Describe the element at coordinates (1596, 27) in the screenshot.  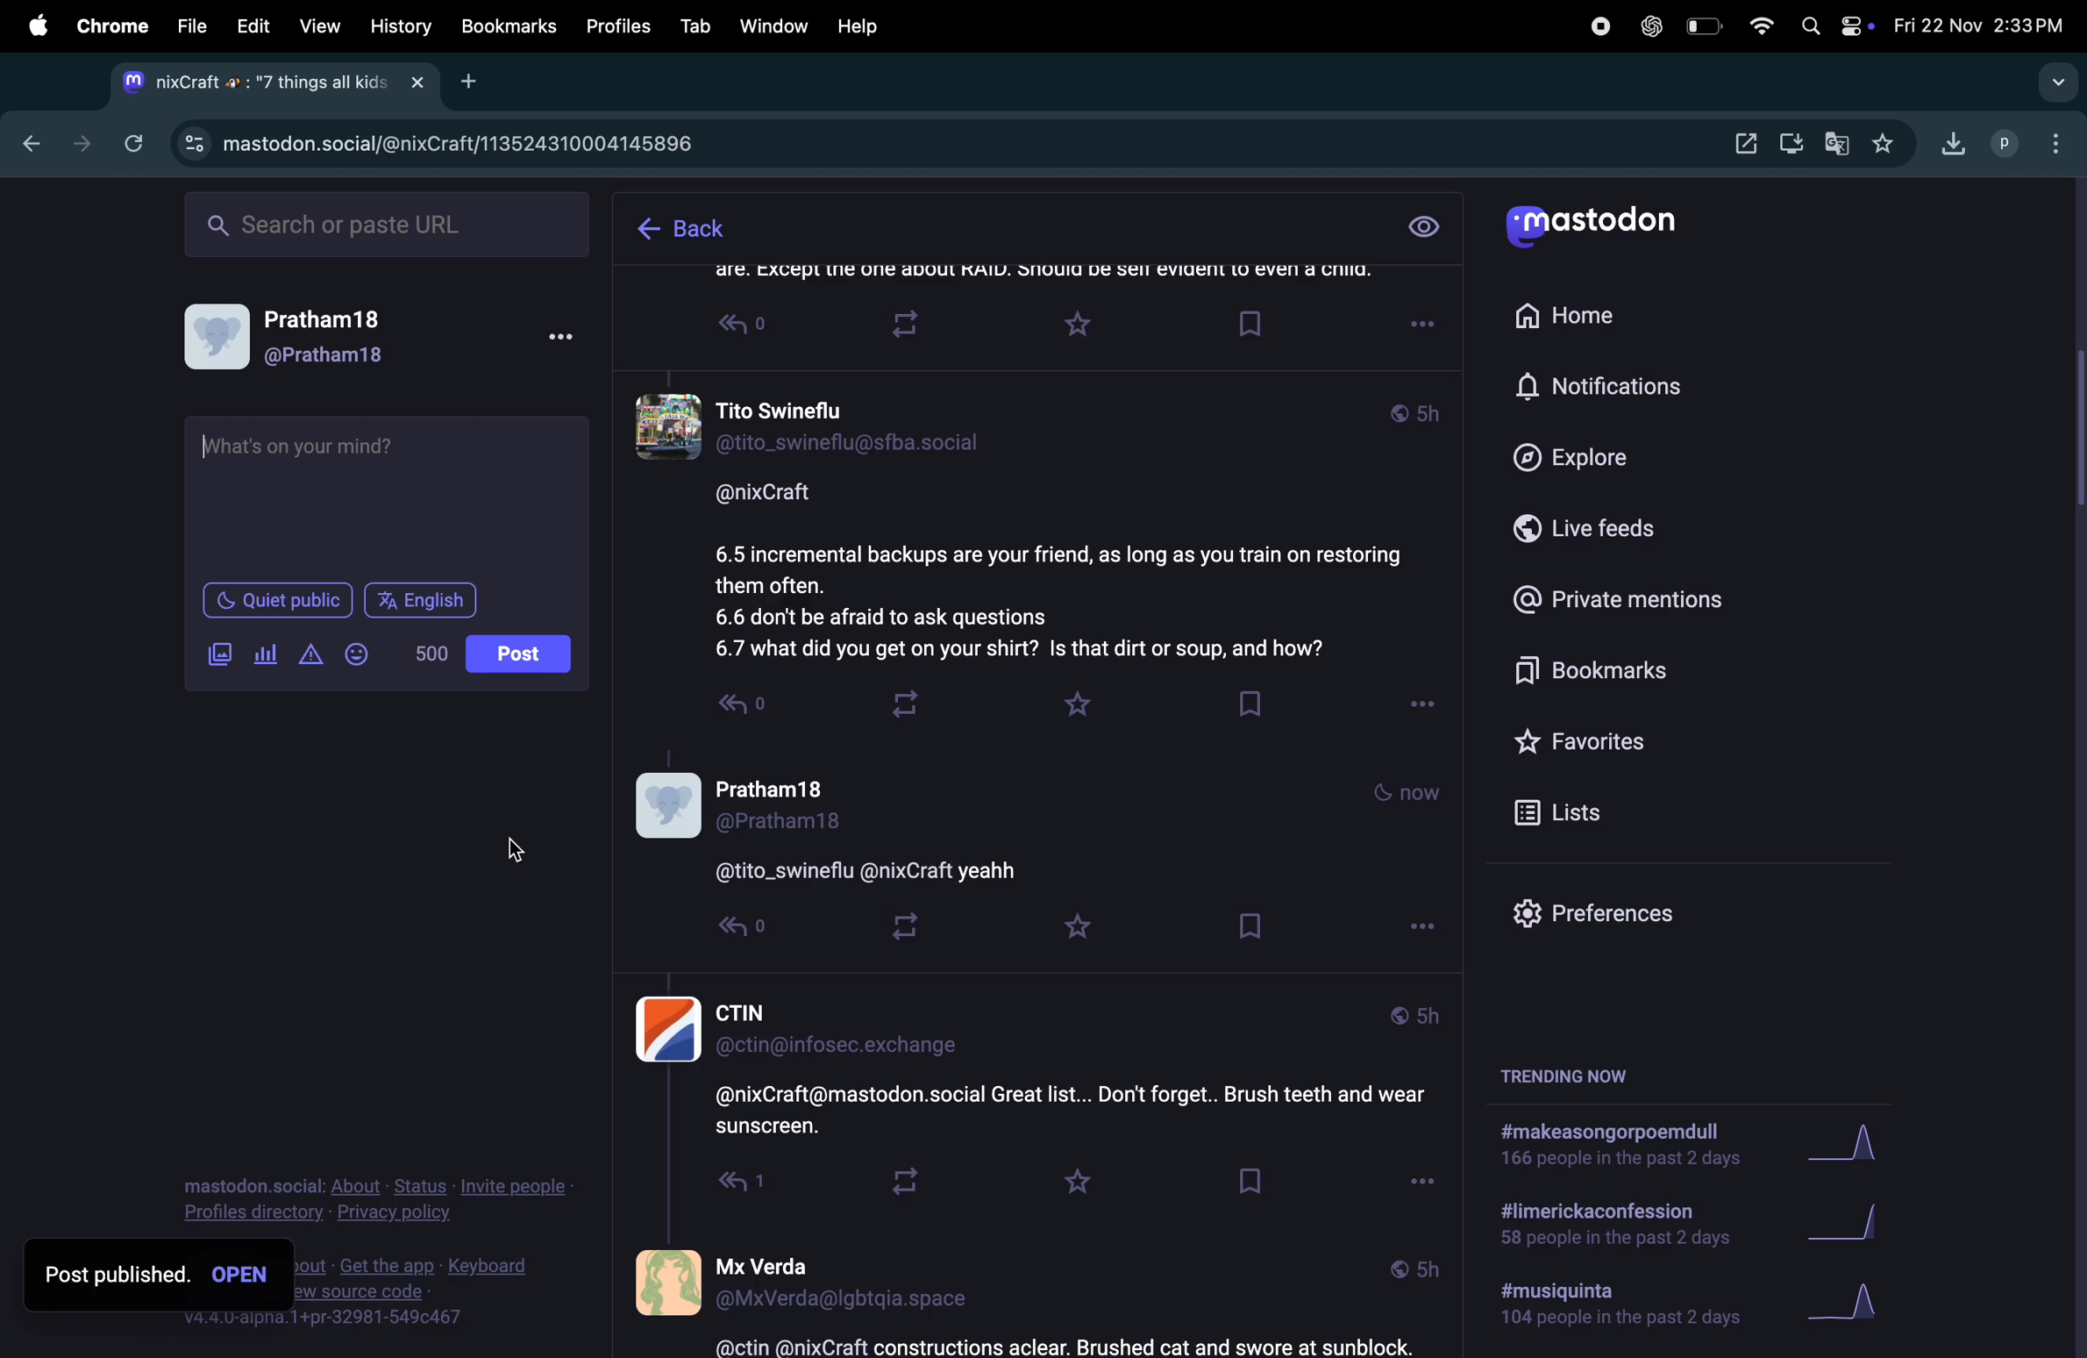
I see `record` at that location.